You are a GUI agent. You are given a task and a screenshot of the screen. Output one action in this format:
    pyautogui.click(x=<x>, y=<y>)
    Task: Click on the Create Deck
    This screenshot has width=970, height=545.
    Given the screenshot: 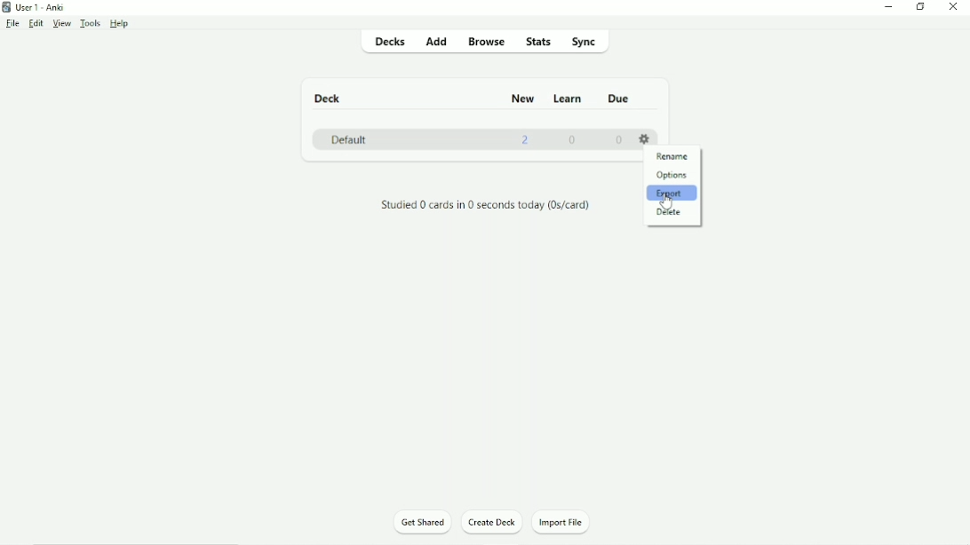 What is the action you would take?
    pyautogui.click(x=491, y=521)
    